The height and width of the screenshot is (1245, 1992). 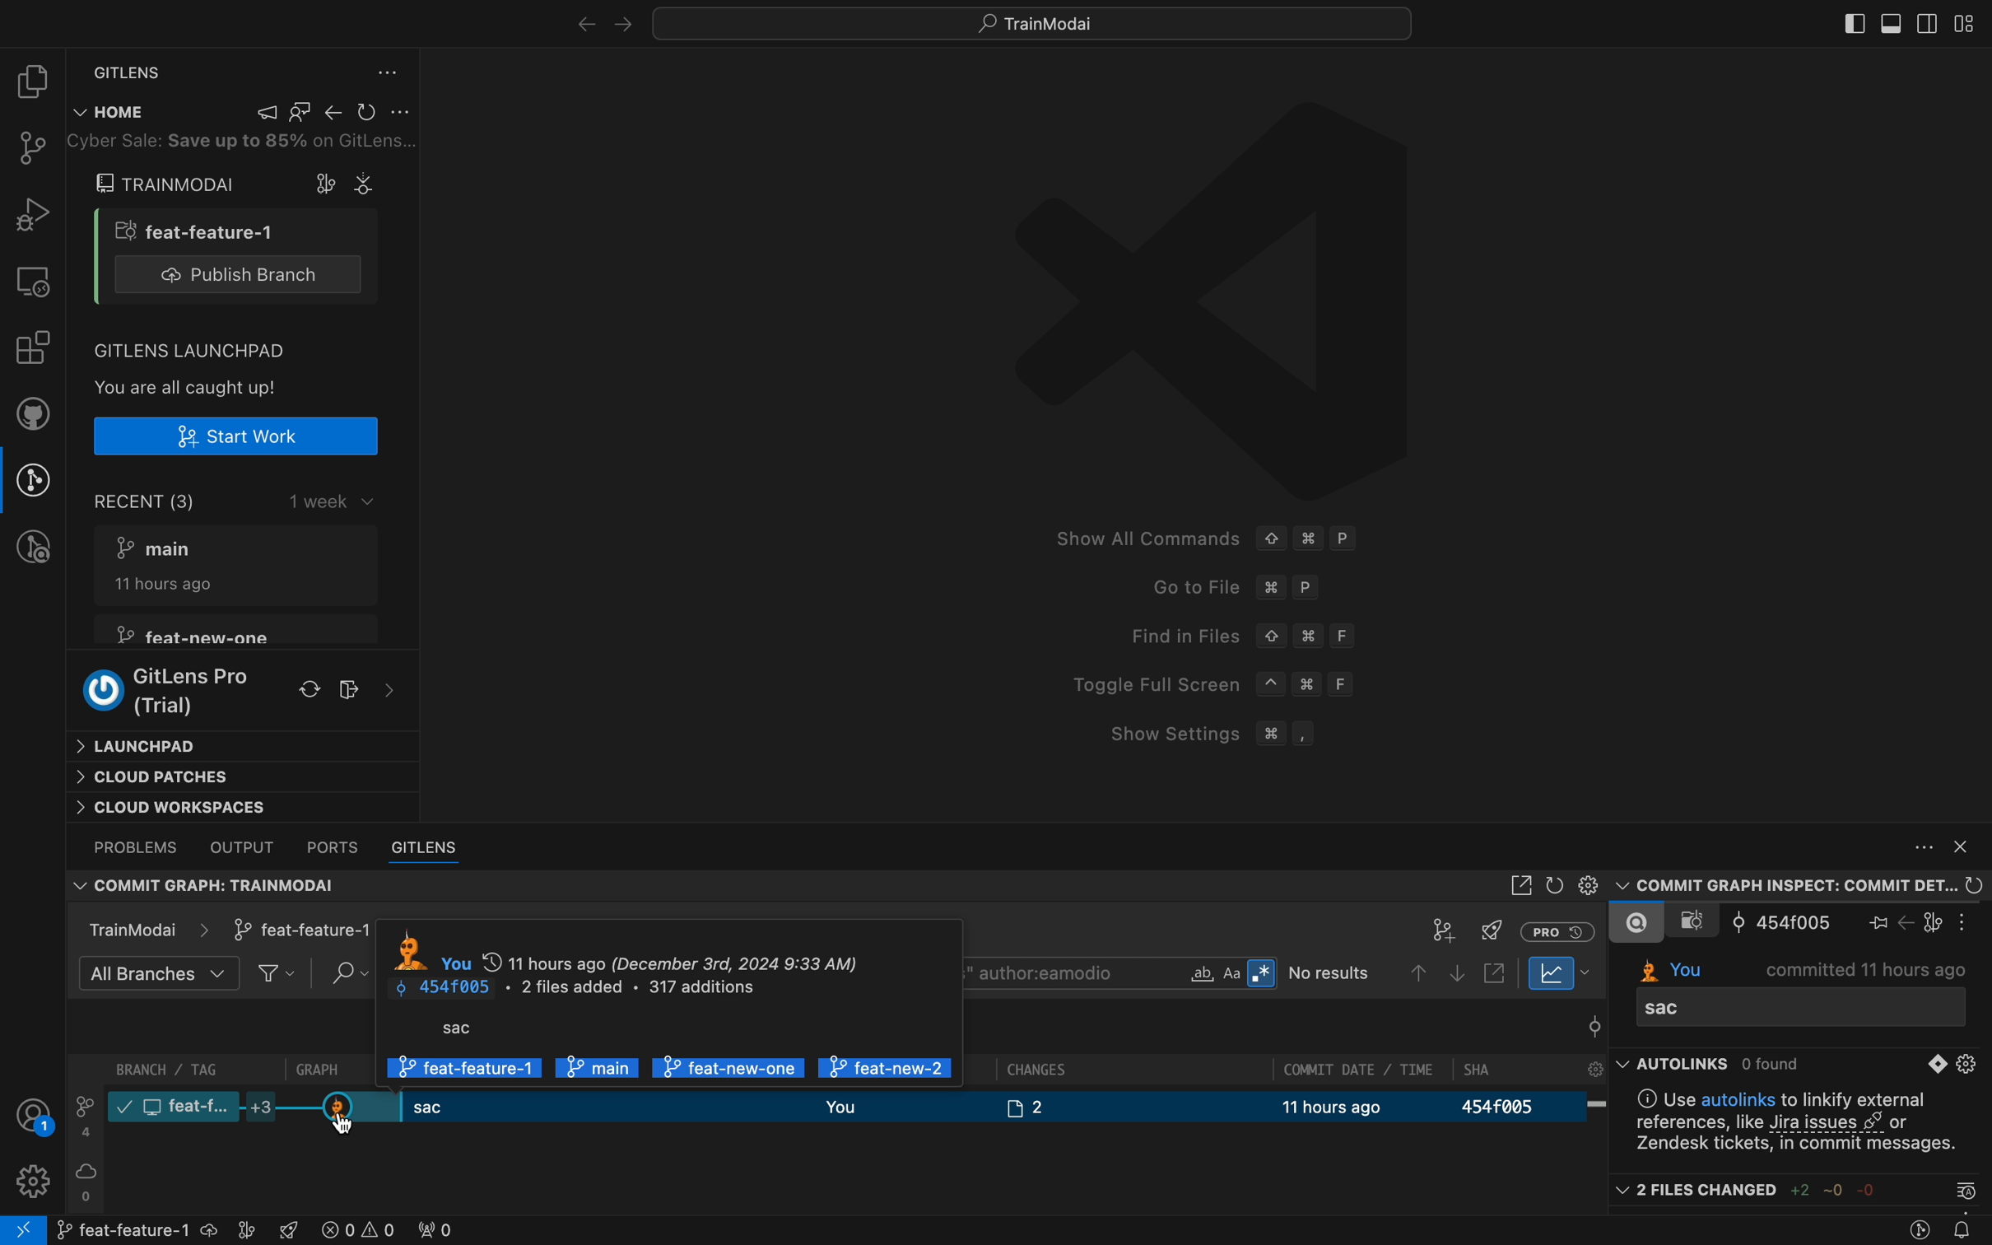 What do you see at coordinates (125, 846) in the screenshot?
I see `problems` at bounding box center [125, 846].